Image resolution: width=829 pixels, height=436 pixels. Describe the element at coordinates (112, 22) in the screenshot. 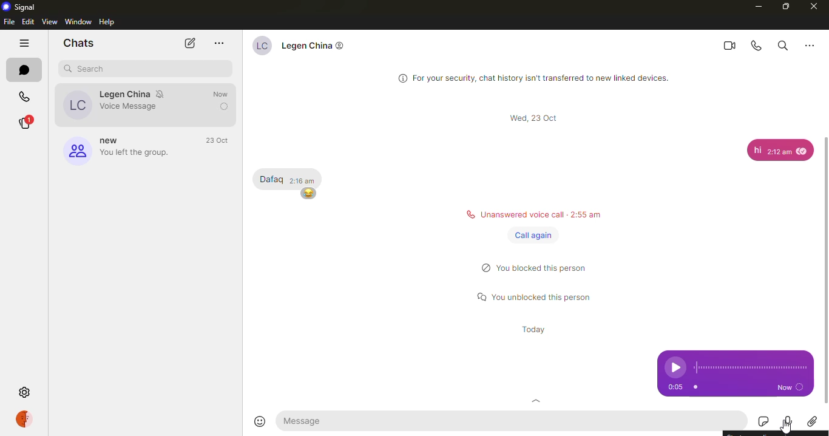

I see `help` at that location.